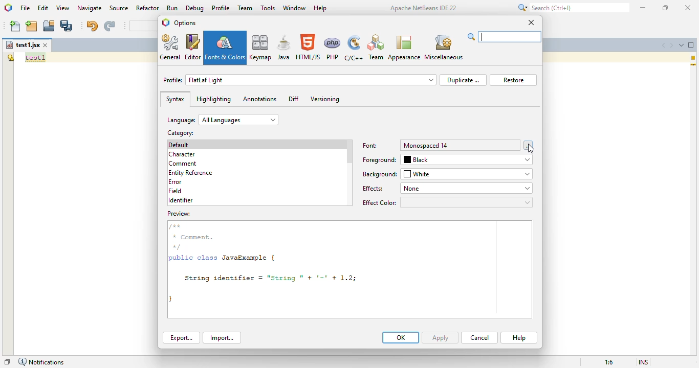 The height and width of the screenshot is (368, 699). I want to click on redo, so click(109, 26).